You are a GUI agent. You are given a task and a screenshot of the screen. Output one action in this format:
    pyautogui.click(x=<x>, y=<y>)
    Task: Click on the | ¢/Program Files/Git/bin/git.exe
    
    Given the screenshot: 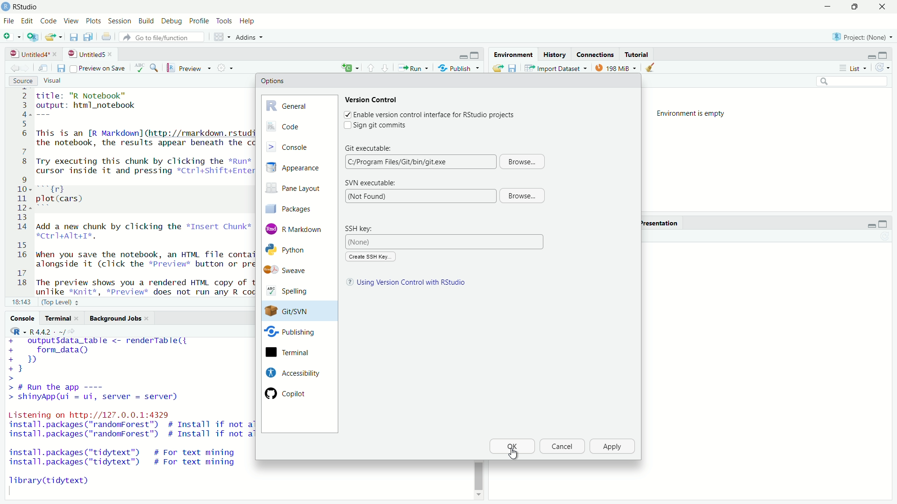 What is the action you would take?
    pyautogui.click(x=419, y=161)
    